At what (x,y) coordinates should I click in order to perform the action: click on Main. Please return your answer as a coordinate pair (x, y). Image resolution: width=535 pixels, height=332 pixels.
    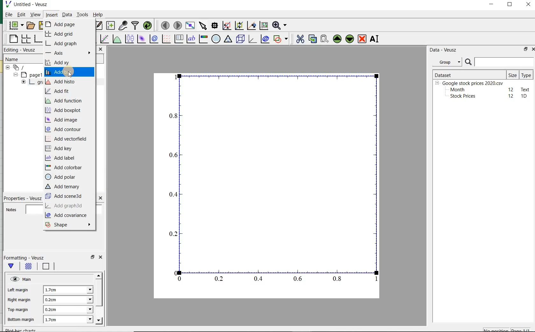
    Looking at the image, I should click on (22, 280).